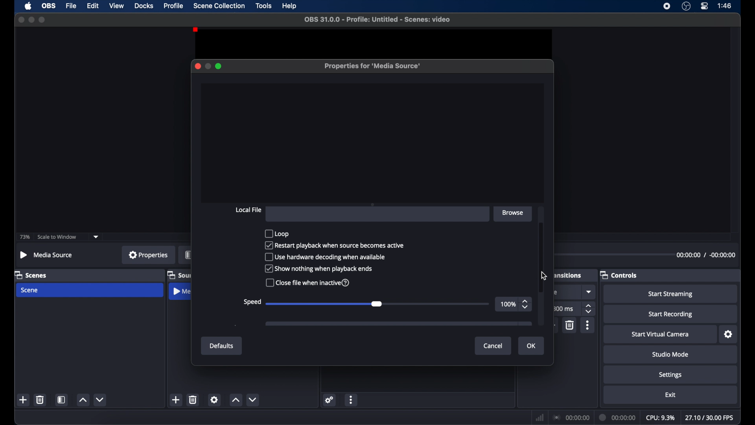 The height and width of the screenshot is (425, 755). Describe the element at coordinates (222, 346) in the screenshot. I see `defaults` at that location.